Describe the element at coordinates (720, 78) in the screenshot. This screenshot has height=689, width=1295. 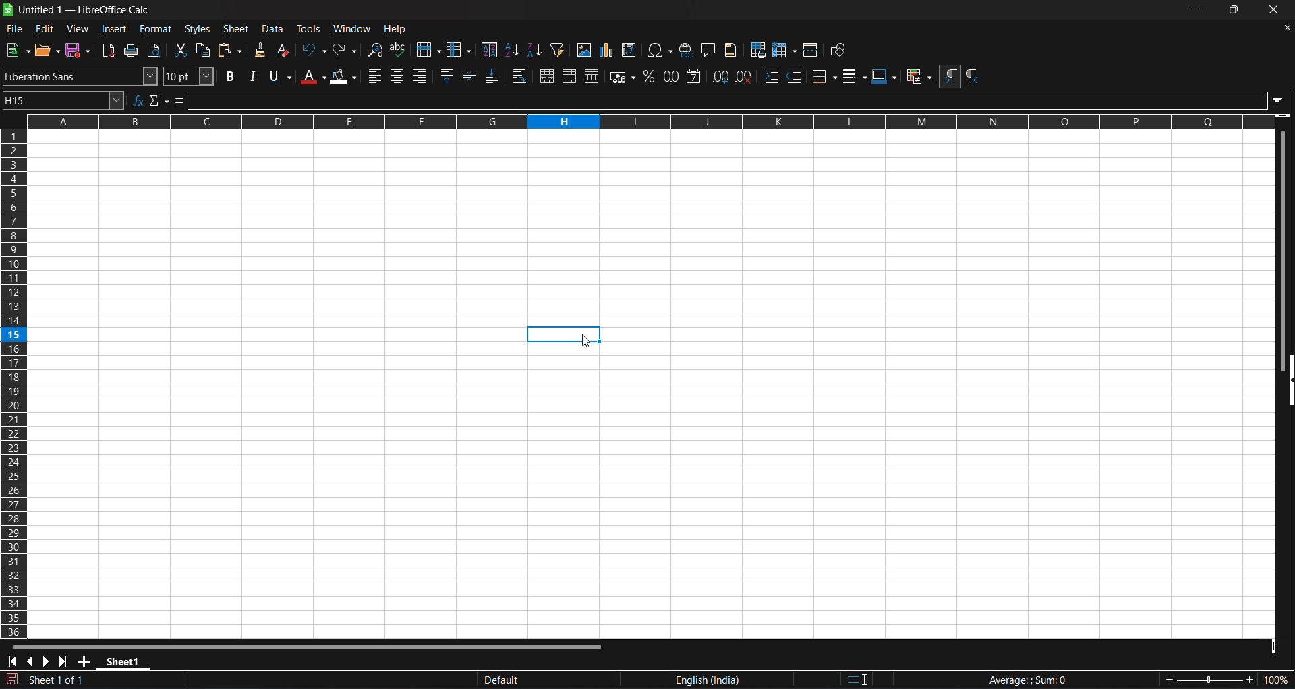
I see `add decimal place` at that location.